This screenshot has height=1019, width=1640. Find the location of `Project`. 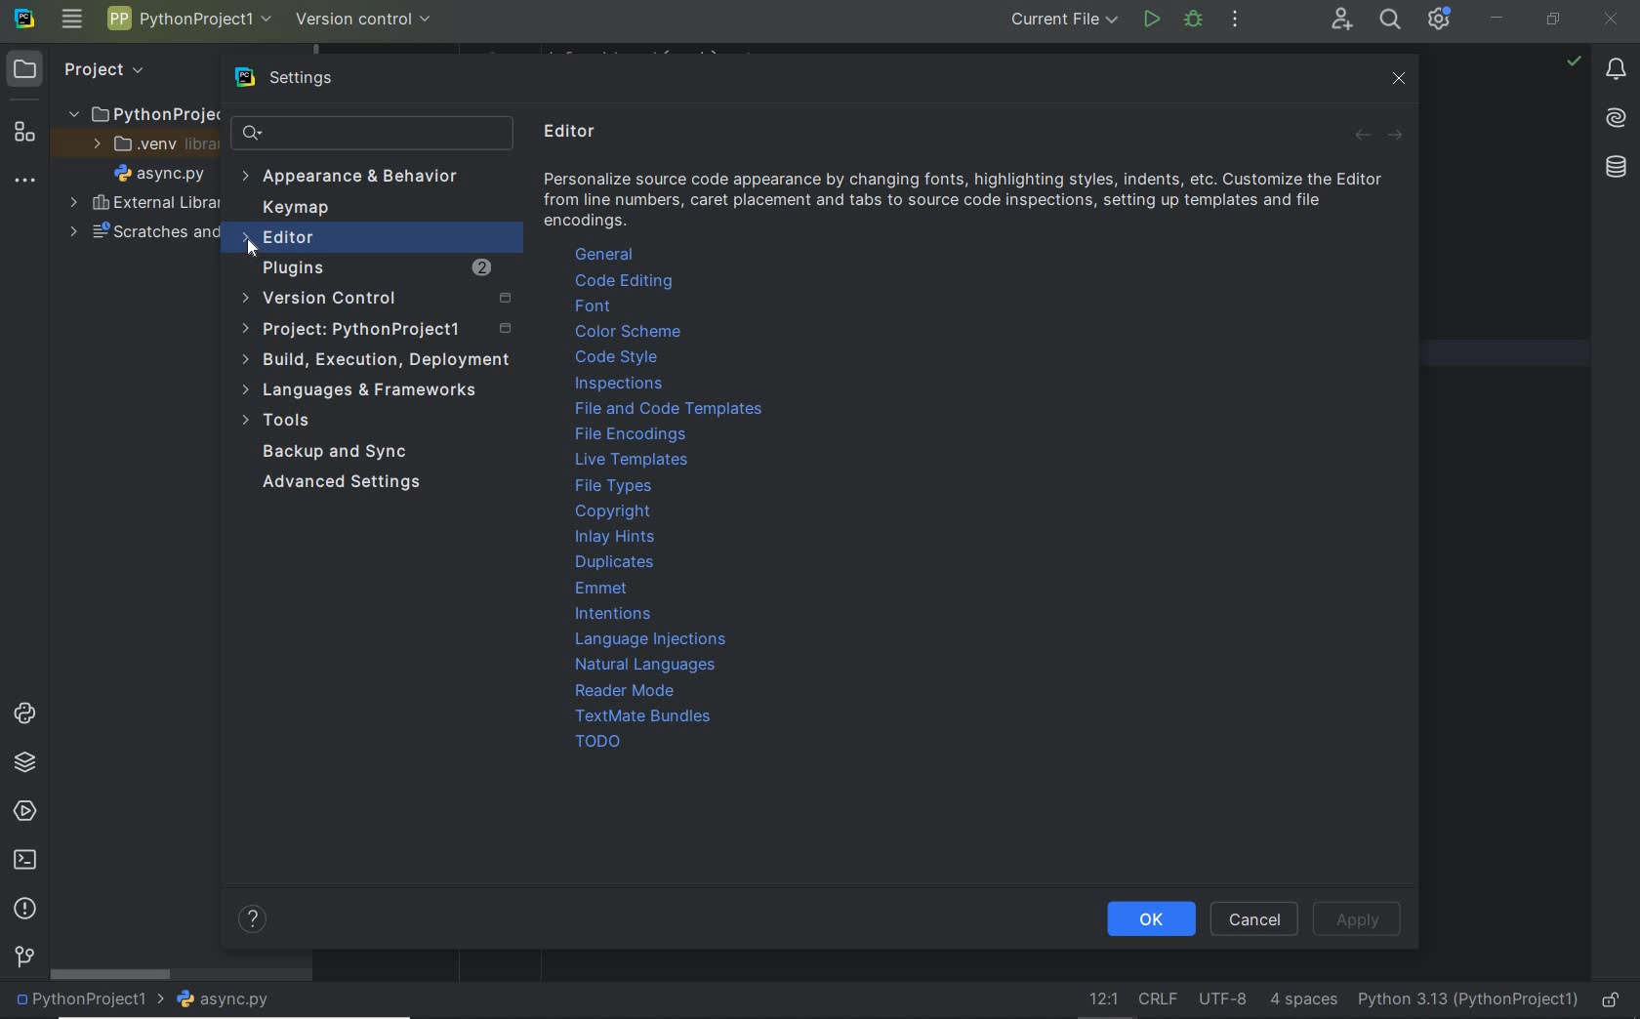

Project is located at coordinates (379, 330).